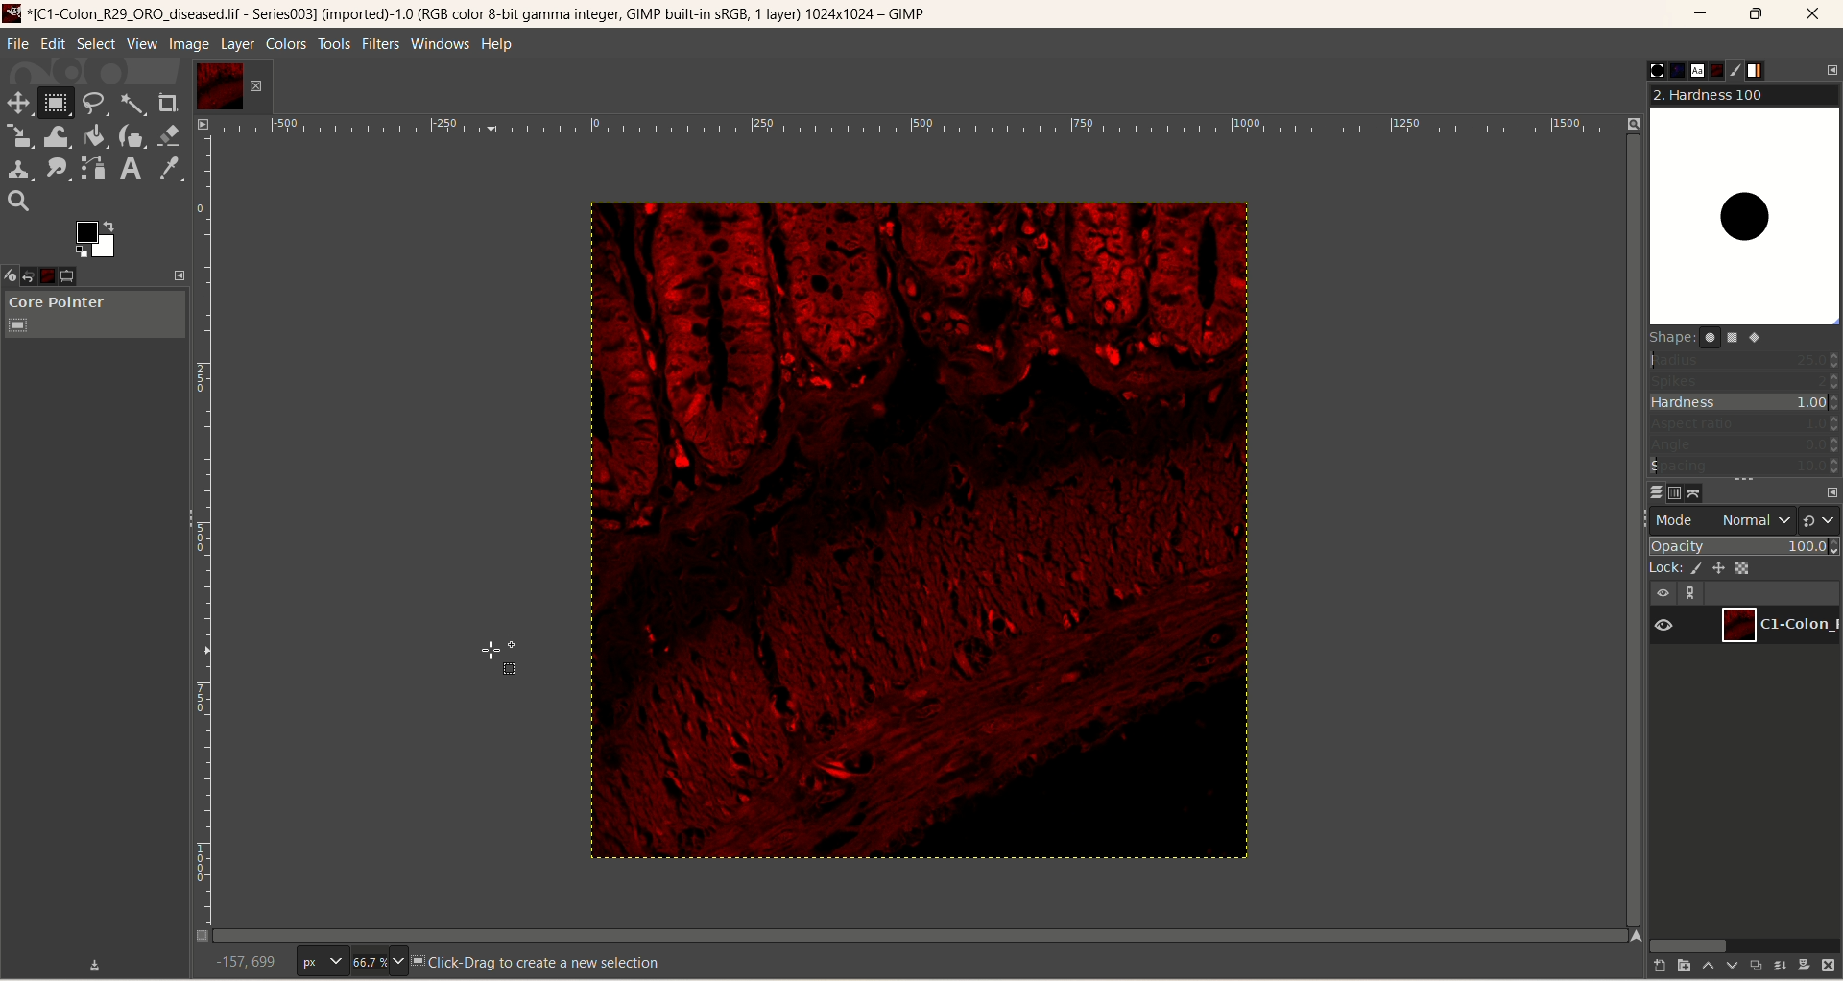  Describe the element at coordinates (85, 277) in the screenshot. I see `tool option` at that location.